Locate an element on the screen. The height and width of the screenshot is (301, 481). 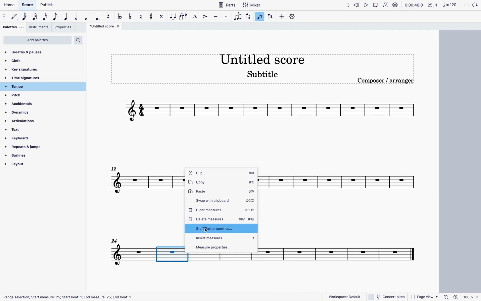
toggle flat is located at coordinates (130, 17).